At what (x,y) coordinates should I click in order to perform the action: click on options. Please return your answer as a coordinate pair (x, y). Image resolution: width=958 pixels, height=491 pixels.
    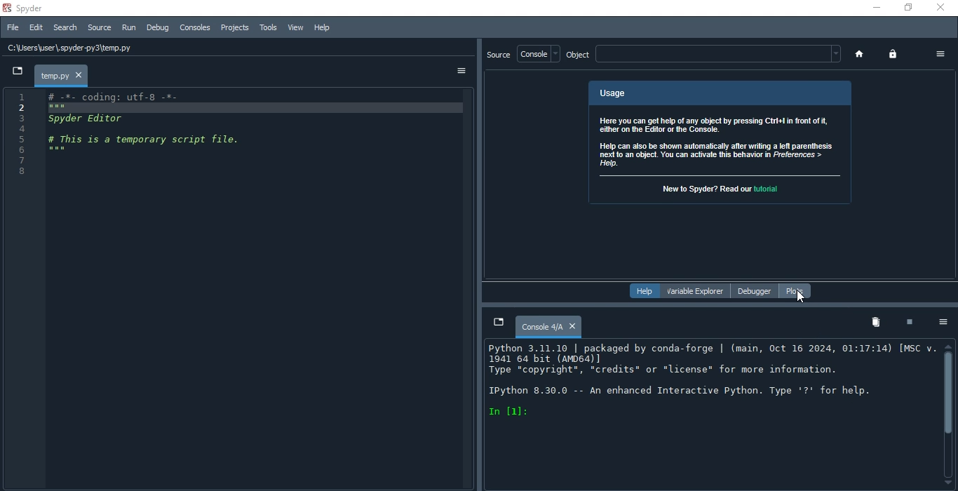
    Looking at the image, I should click on (937, 55).